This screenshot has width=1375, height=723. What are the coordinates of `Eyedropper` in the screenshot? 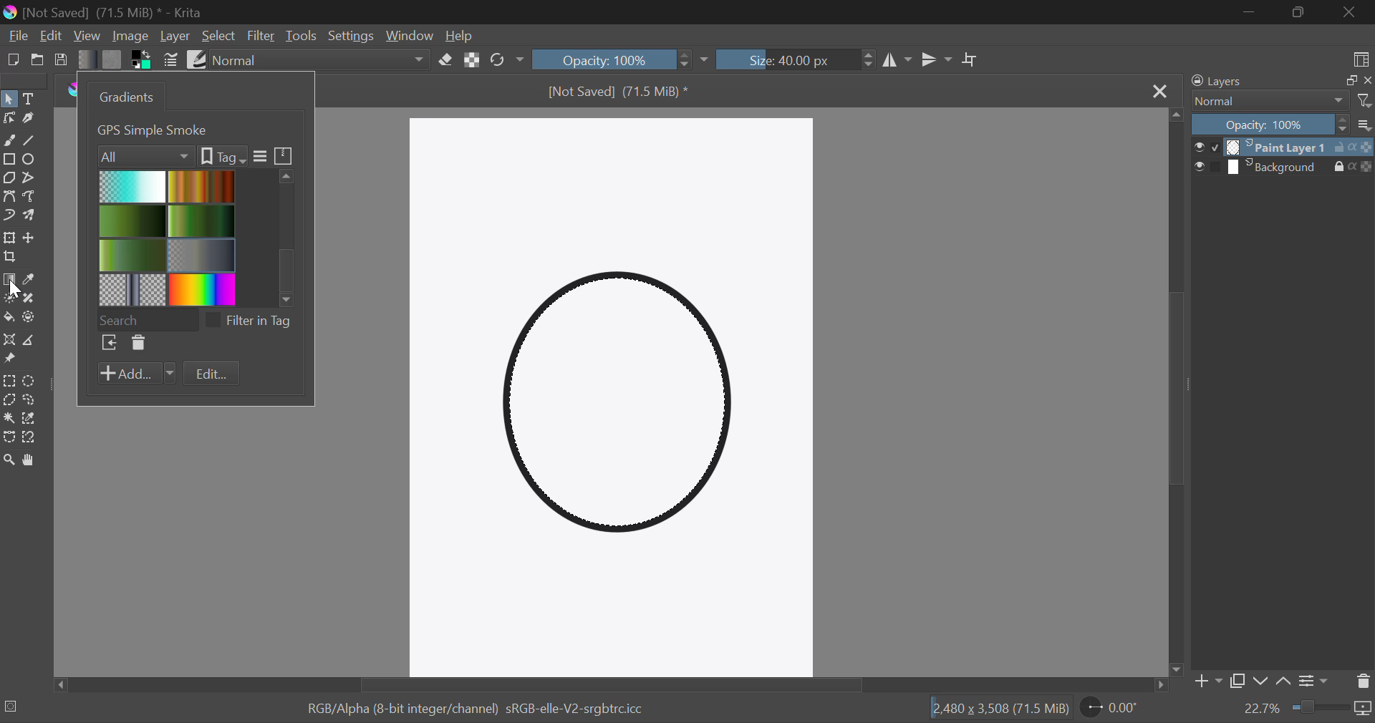 It's located at (33, 279).